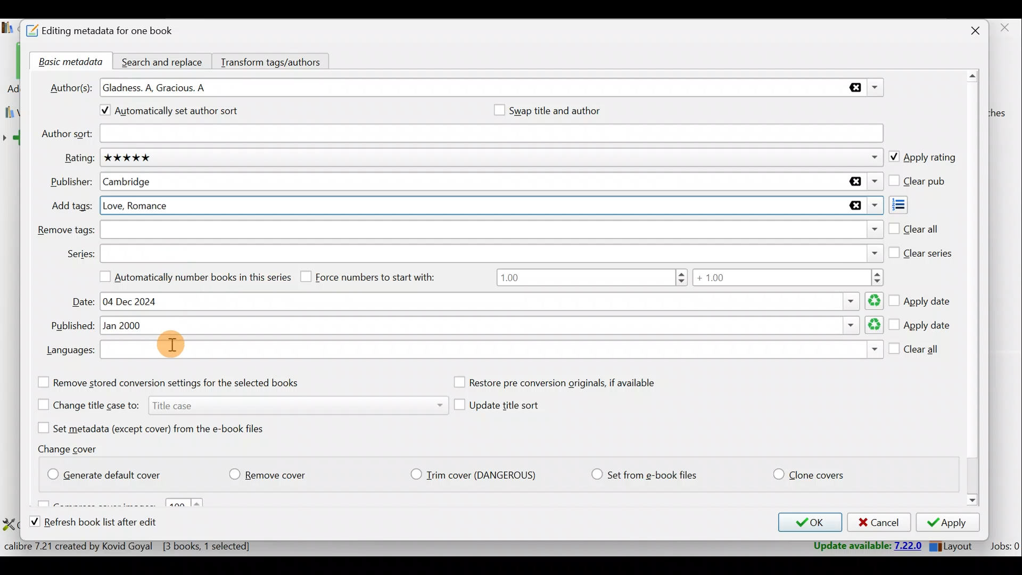  Describe the element at coordinates (476, 476) in the screenshot. I see `Trim cover (Dangerious)` at that location.